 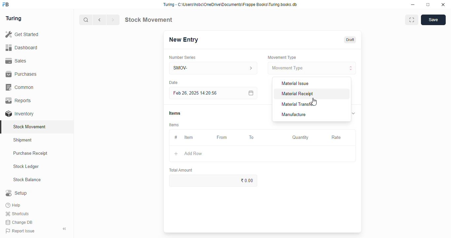 I want to click on from, so click(x=222, y=138).